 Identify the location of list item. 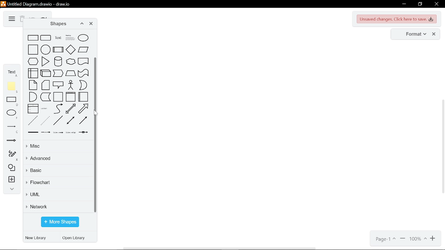
(44, 109).